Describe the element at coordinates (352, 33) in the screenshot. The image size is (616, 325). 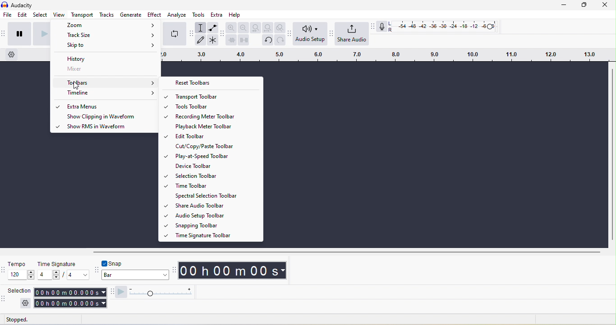
I see `share audio` at that location.